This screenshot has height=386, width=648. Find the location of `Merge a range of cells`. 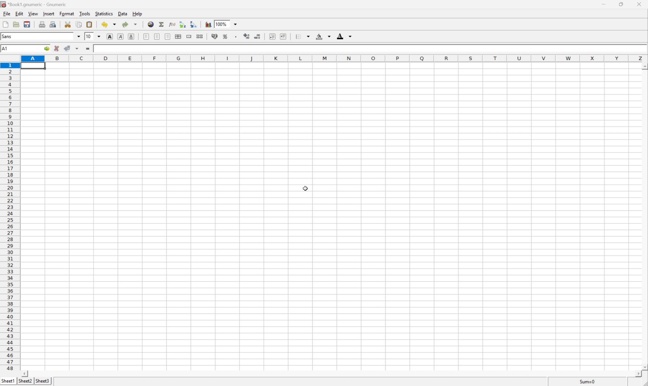

Merge a range of cells is located at coordinates (189, 37).